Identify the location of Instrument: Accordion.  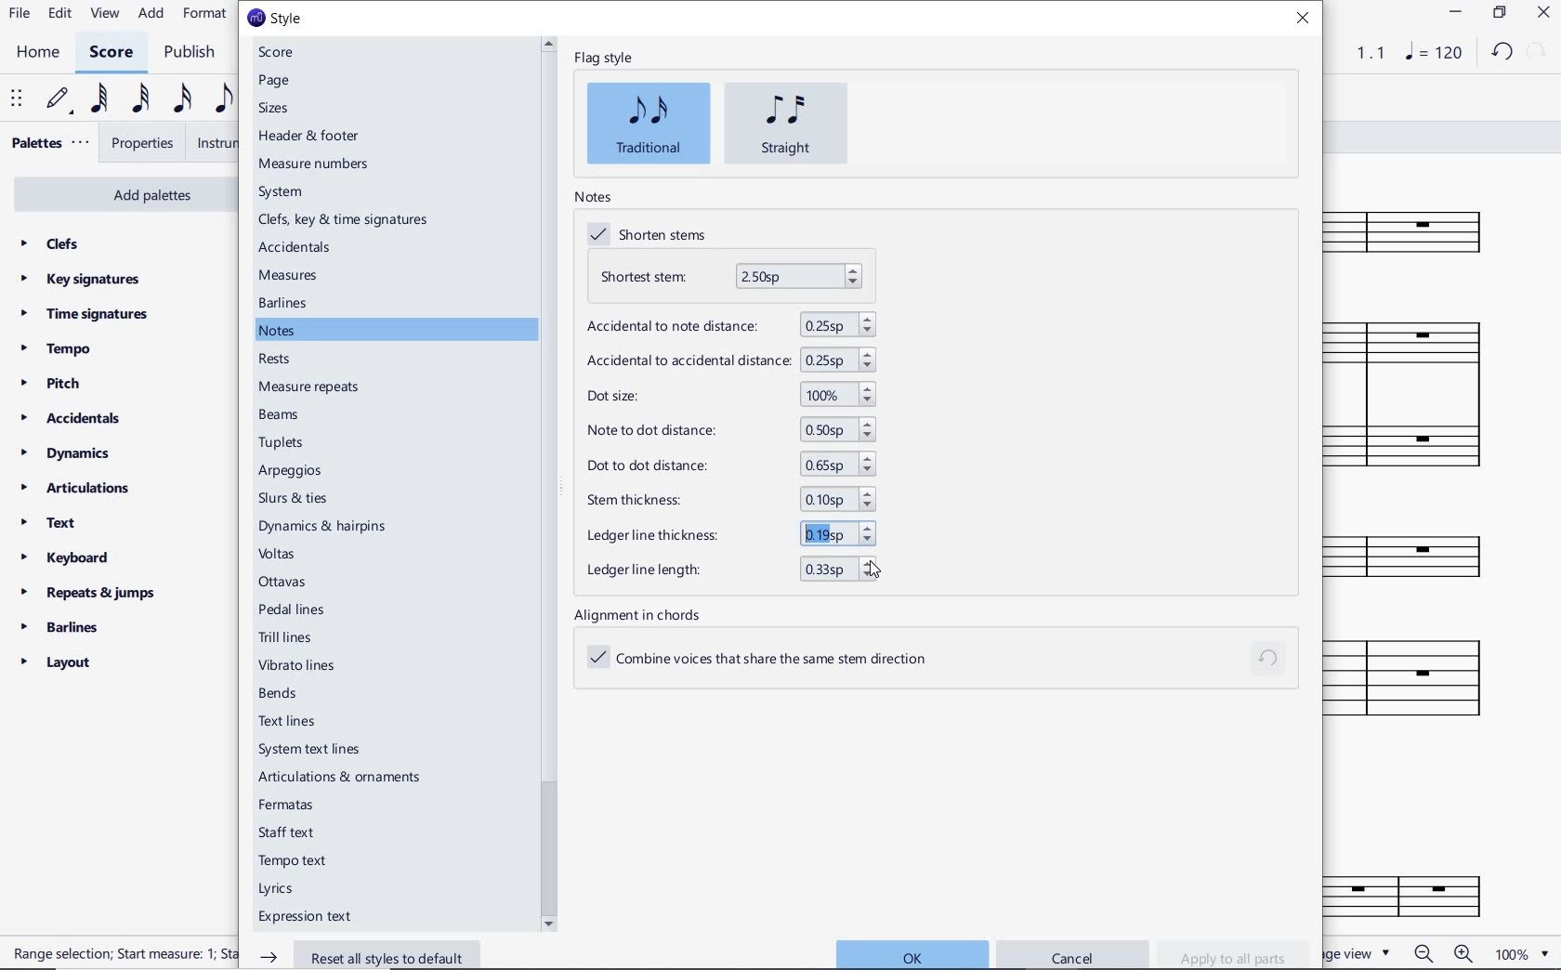
(1421, 394).